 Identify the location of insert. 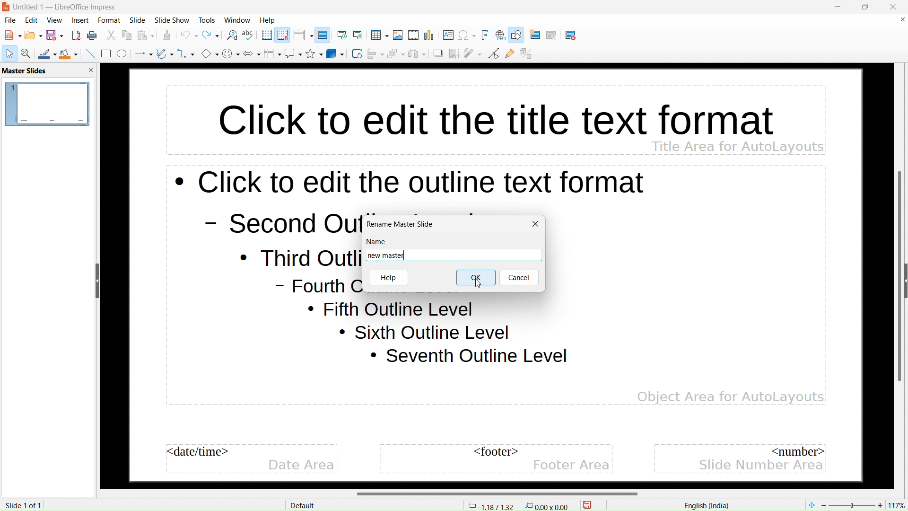
(80, 20).